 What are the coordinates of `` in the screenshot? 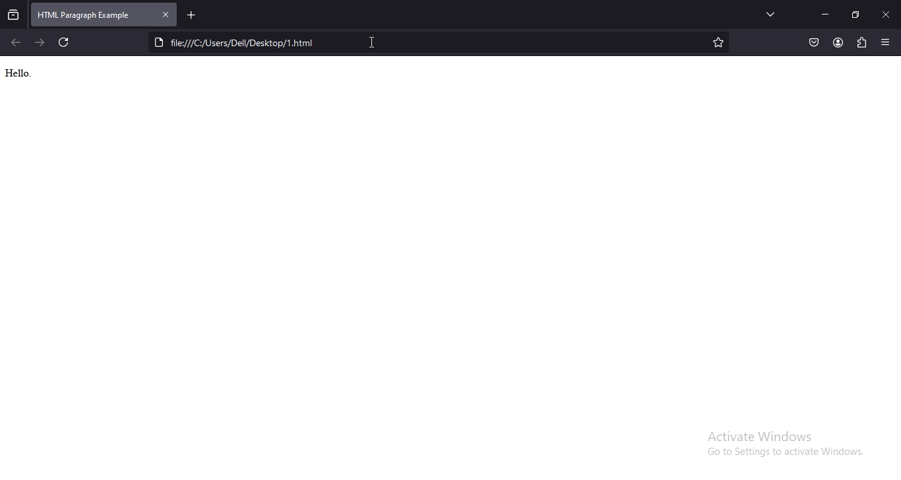 It's located at (768, 15).